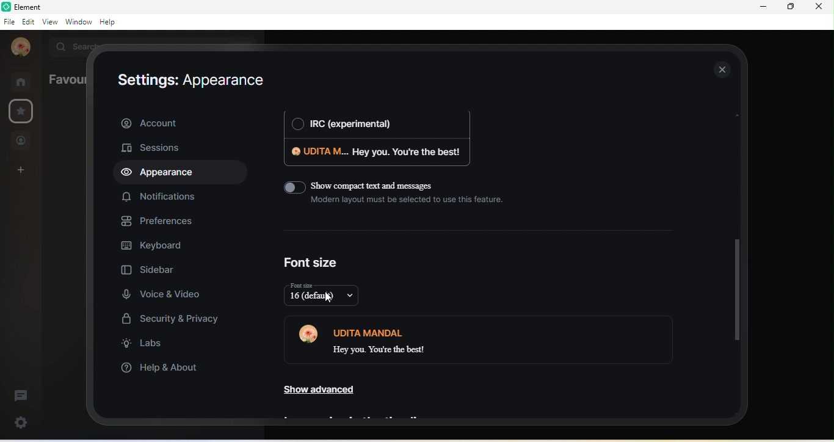 The width and height of the screenshot is (834, 442). Describe the element at coordinates (374, 125) in the screenshot. I see `irc (experimental)` at that location.